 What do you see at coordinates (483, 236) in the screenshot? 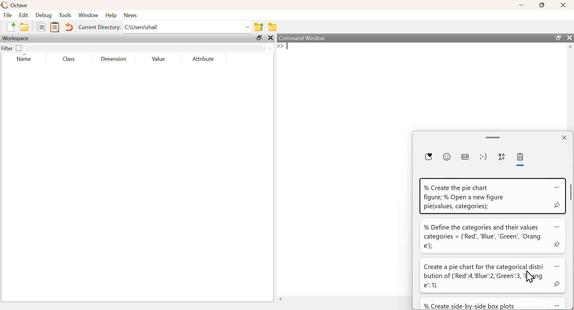
I see `% Define the categories and their values
categories = {'Red, ‘Blue’, ‘Green’, ‘Orang
e'}` at bounding box center [483, 236].